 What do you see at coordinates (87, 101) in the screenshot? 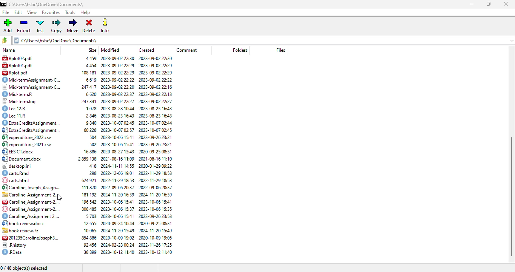
I see `247 341` at bounding box center [87, 101].